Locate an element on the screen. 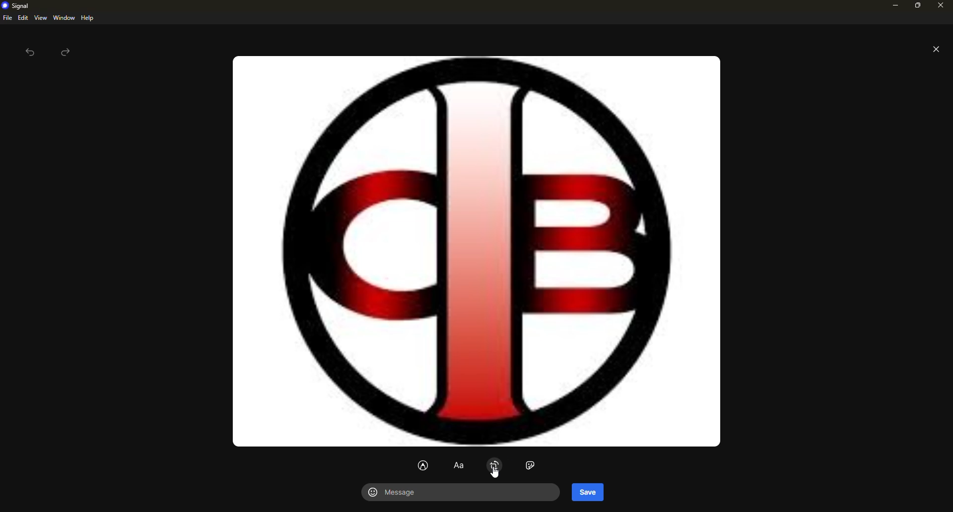 The width and height of the screenshot is (953, 512). save is located at coordinates (588, 492).